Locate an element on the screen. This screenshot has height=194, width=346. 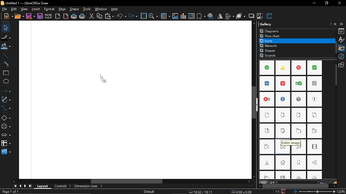
shapes  is located at coordinates (269, 51).